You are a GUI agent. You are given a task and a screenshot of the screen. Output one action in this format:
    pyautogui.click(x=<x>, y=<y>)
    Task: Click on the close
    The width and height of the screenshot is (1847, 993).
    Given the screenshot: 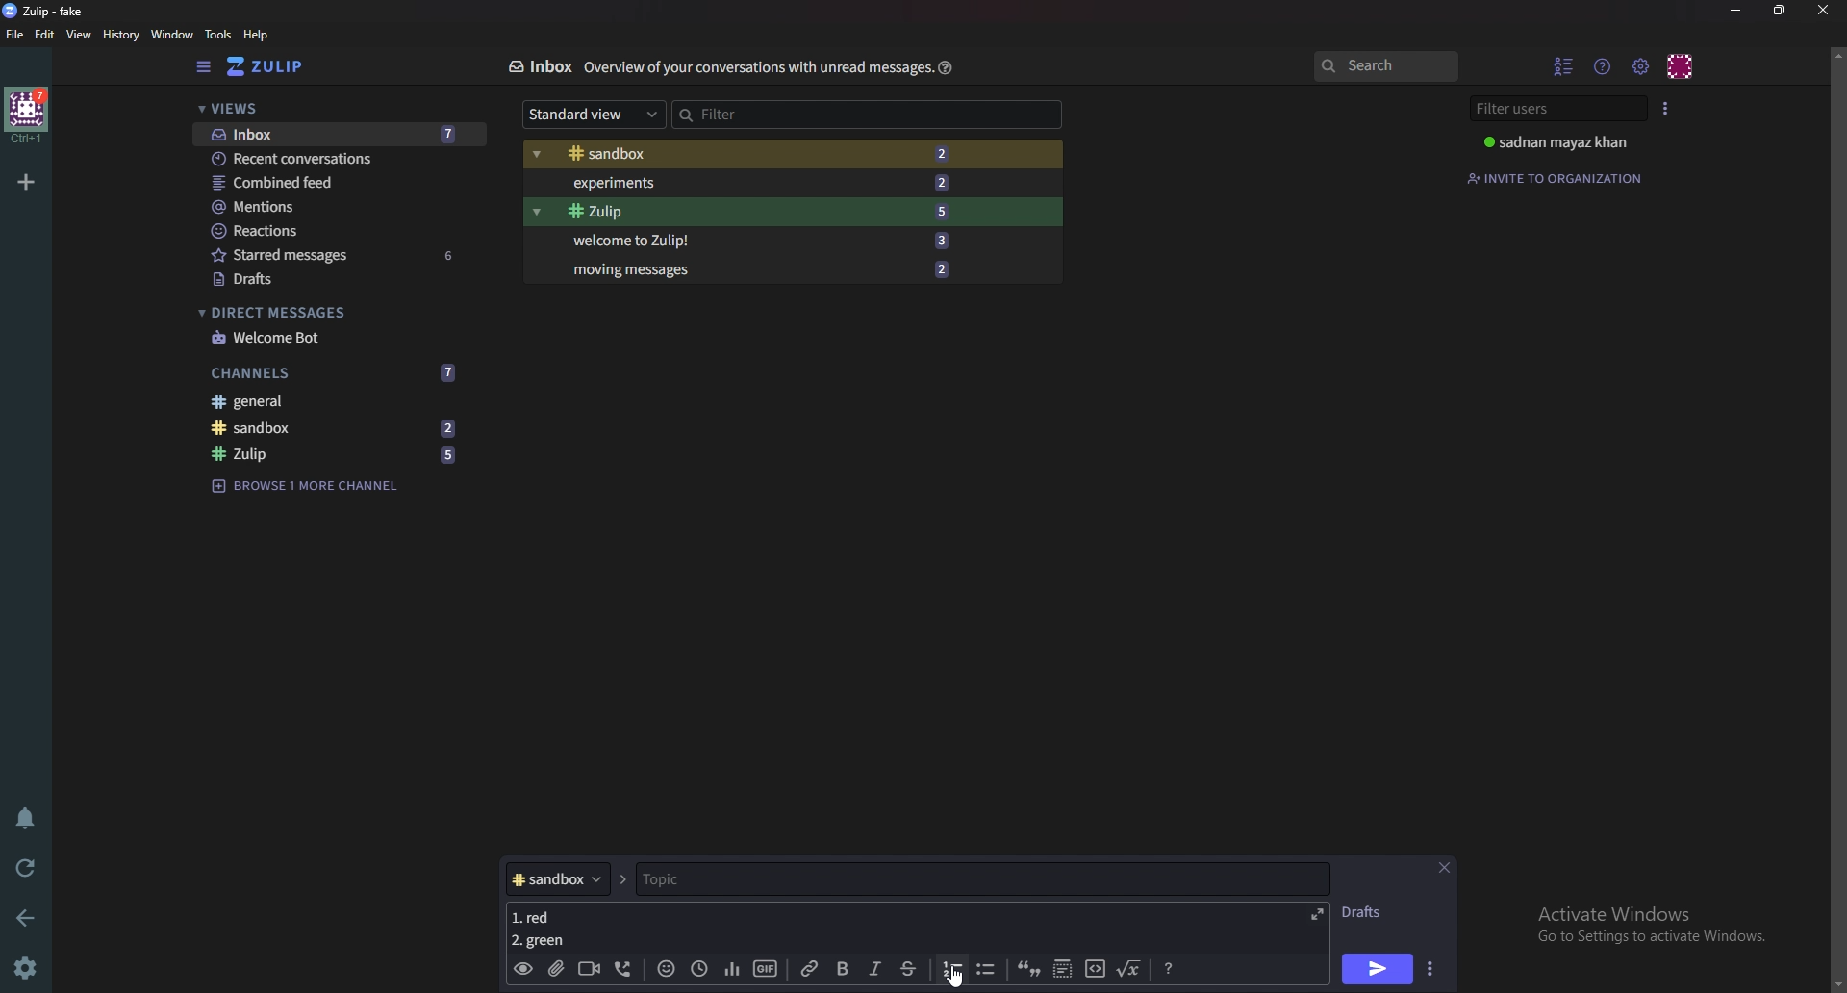 What is the action you would take?
    pyautogui.click(x=1823, y=10)
    